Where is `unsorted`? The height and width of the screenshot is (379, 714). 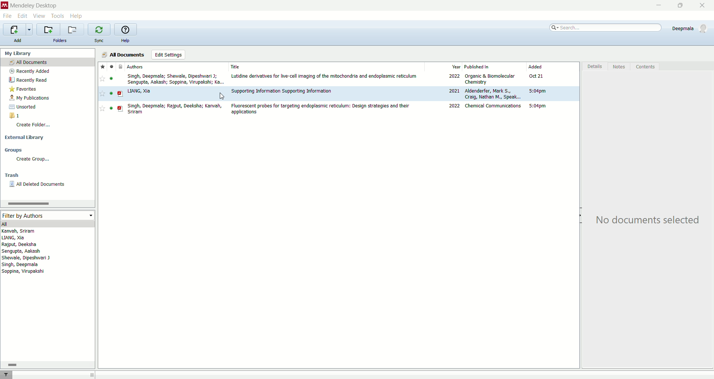 unsorted is located at coordinates (25, 107).